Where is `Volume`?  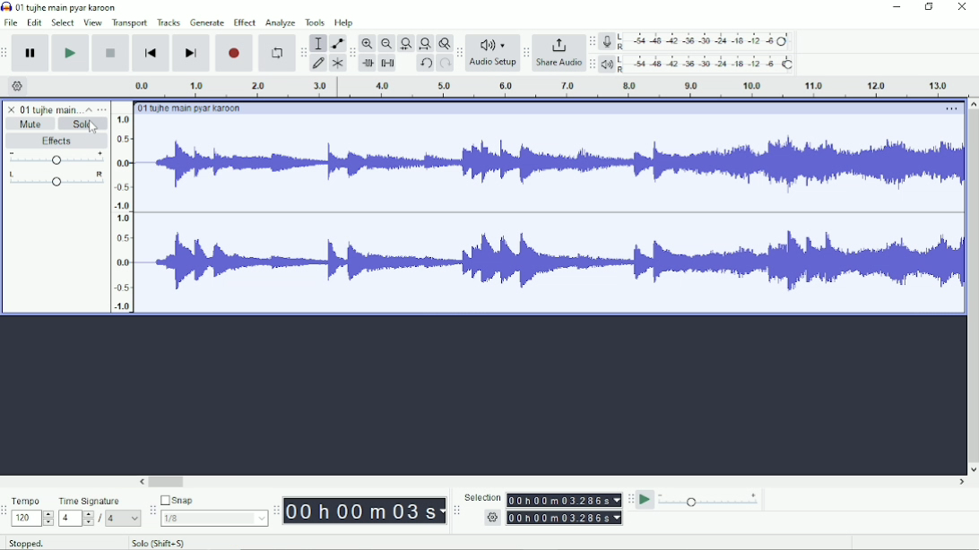 Volume is located at coordinates (56, 159).